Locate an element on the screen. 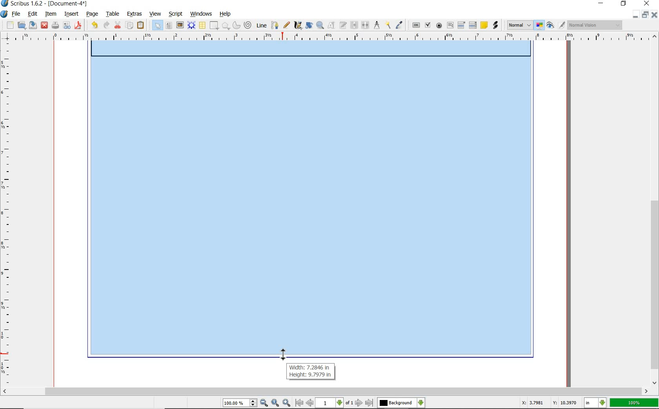 This screenshot has height=409, width=659. paste is located at coordinates (140, 25).